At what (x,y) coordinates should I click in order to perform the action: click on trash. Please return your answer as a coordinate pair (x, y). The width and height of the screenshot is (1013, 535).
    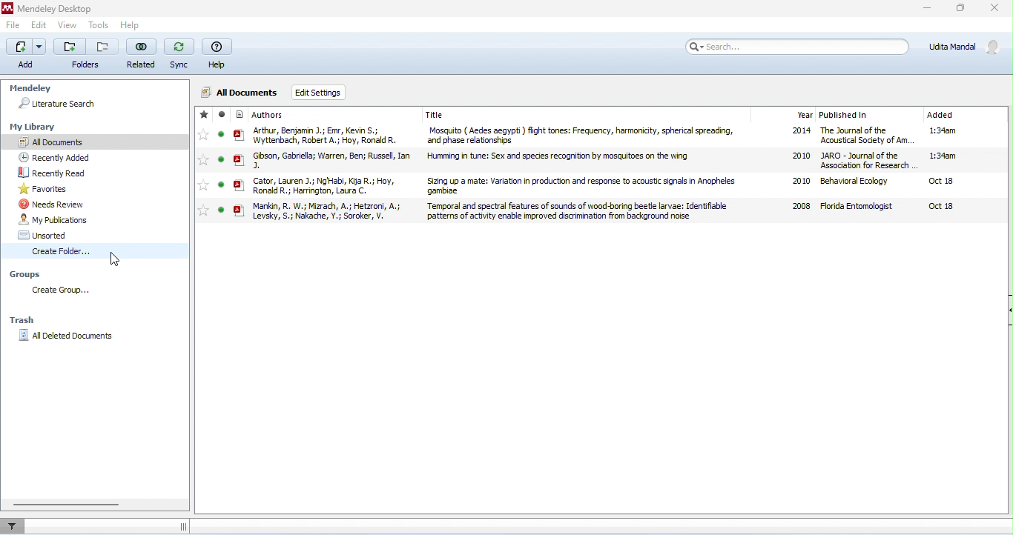
    Looking at the image, I should click on (24, 320).